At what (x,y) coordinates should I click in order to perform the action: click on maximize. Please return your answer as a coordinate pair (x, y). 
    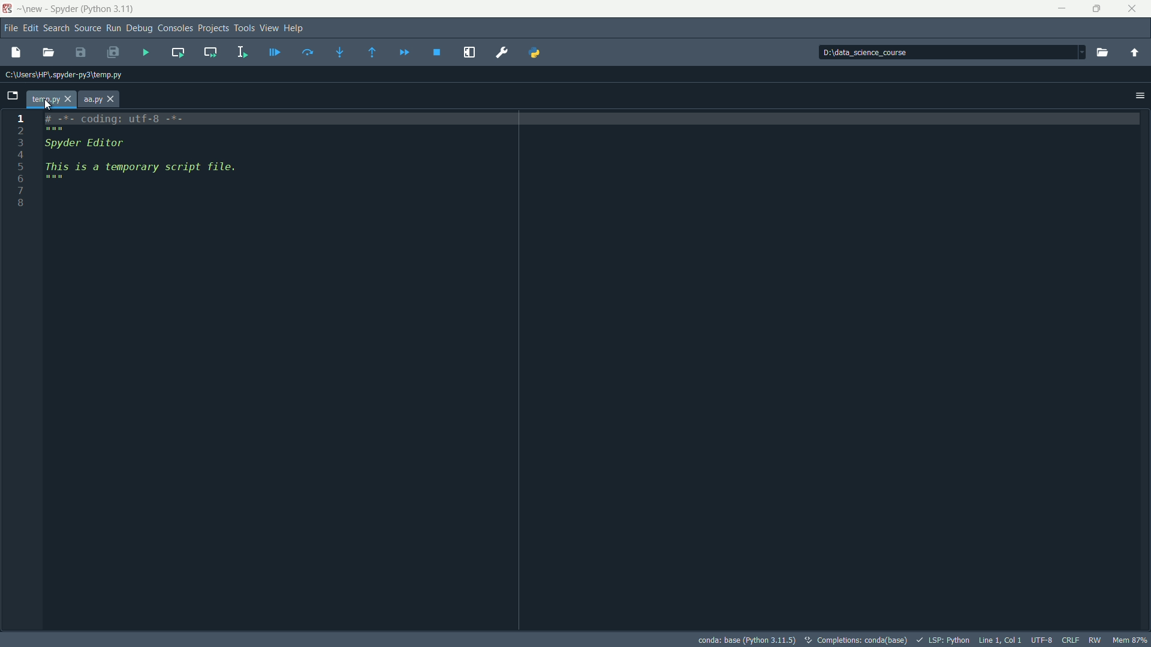
    Looking at the image, I should click on (1094, 8).